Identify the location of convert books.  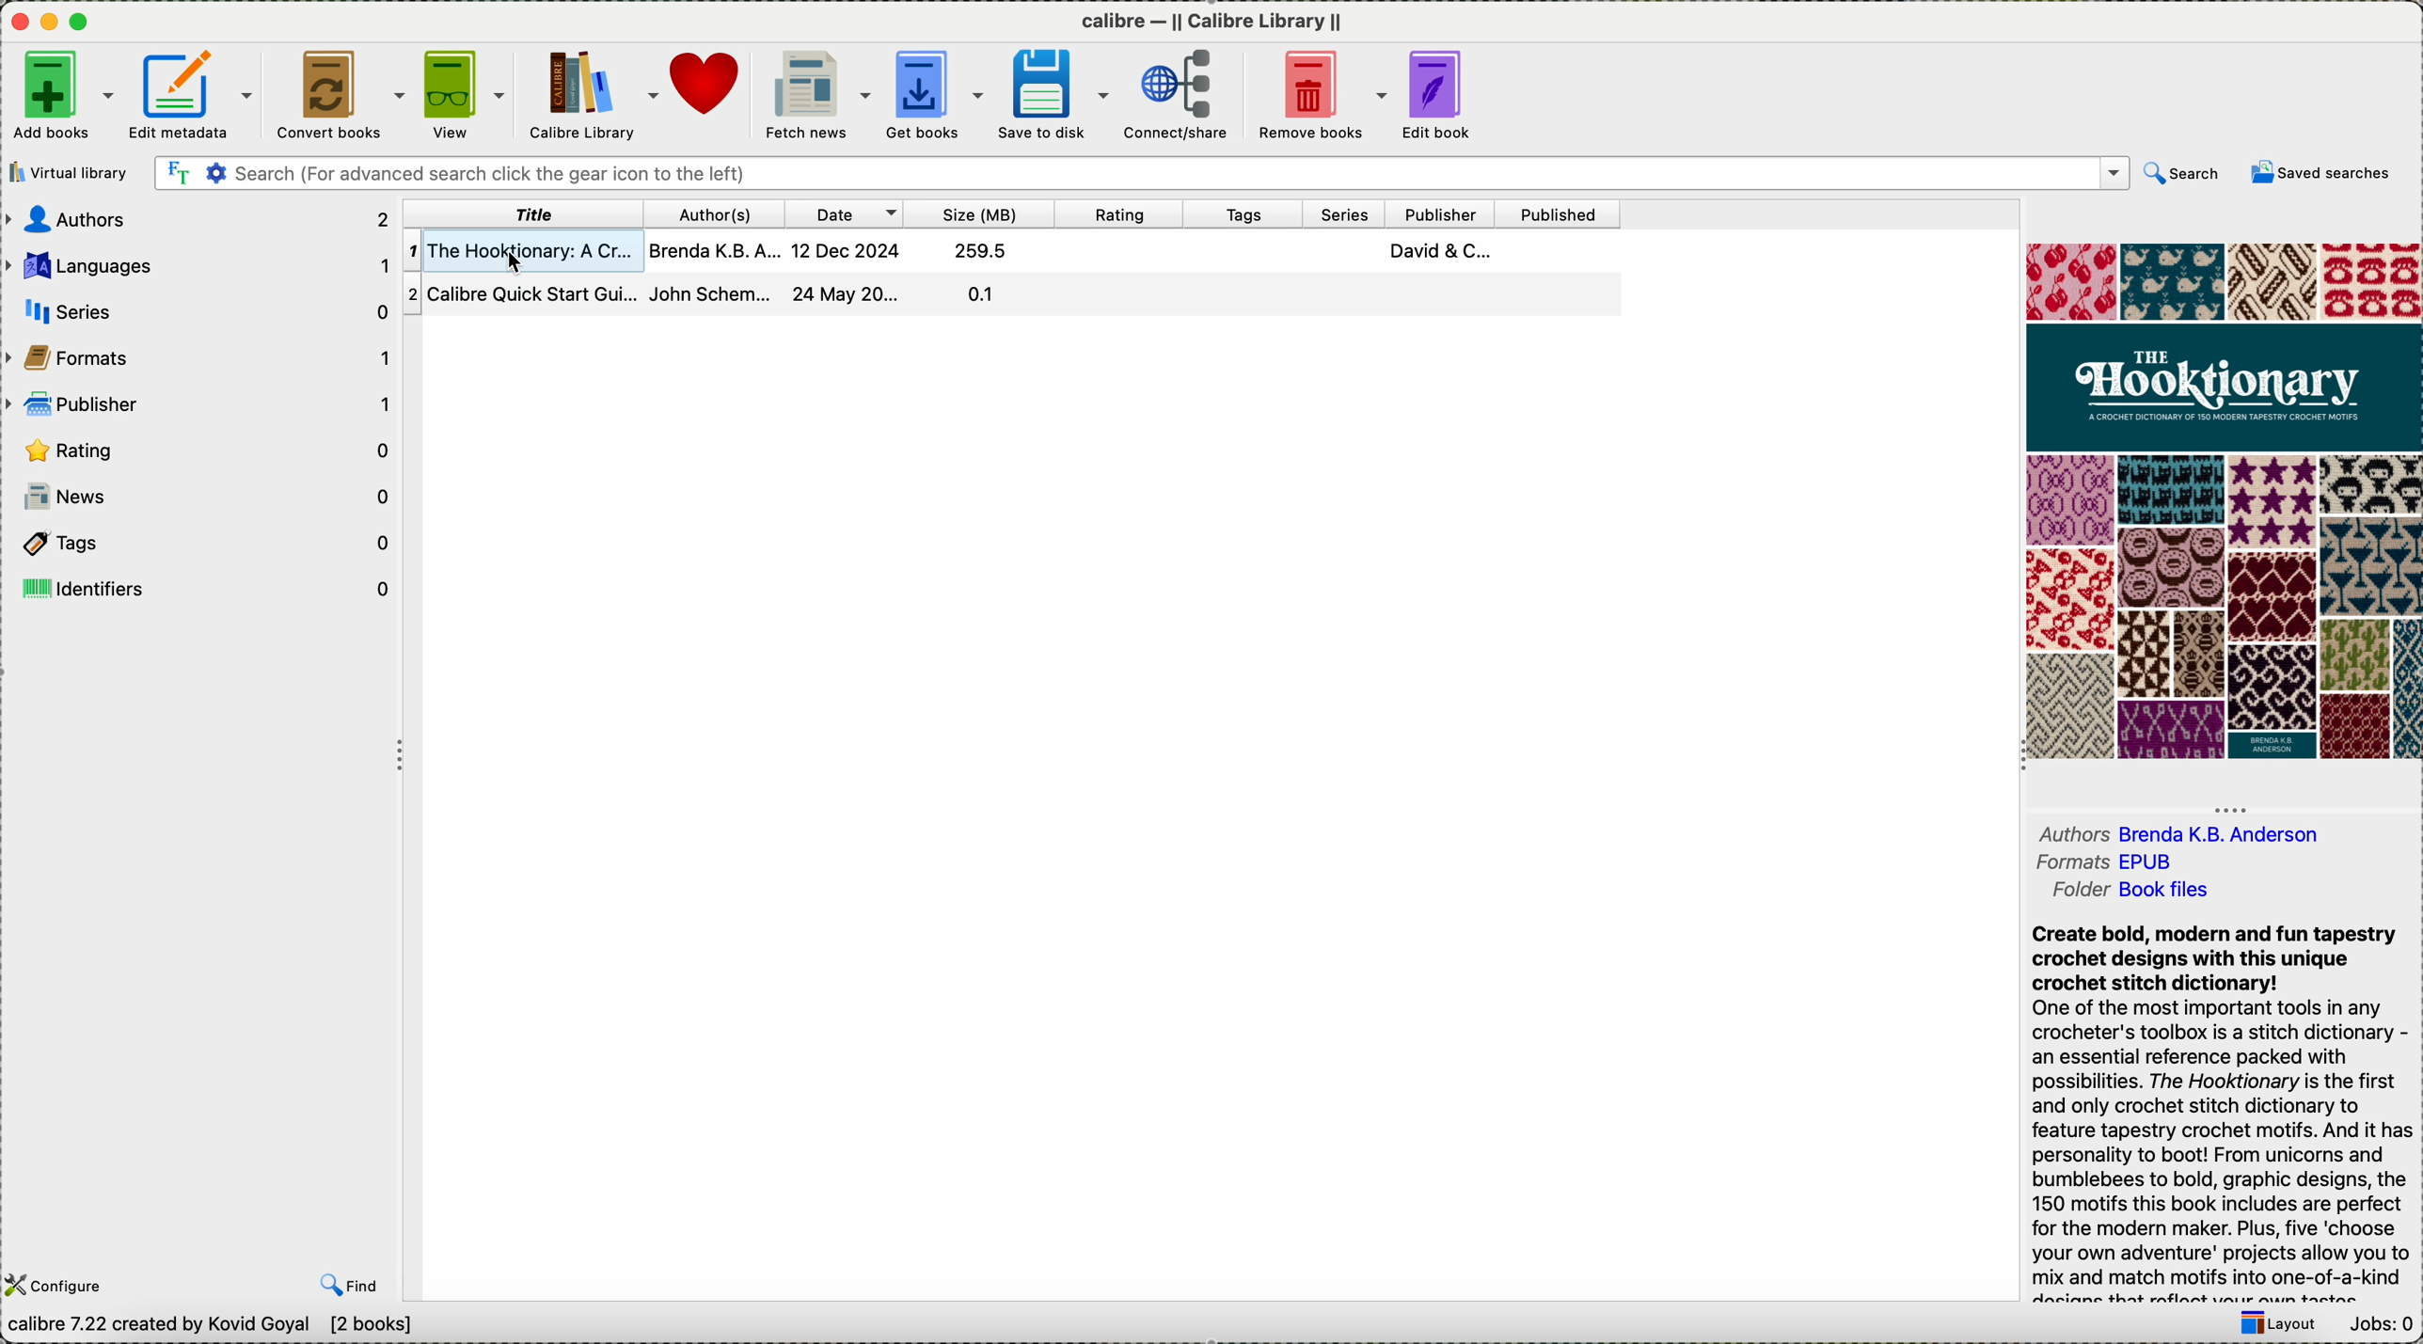
(336, 93).